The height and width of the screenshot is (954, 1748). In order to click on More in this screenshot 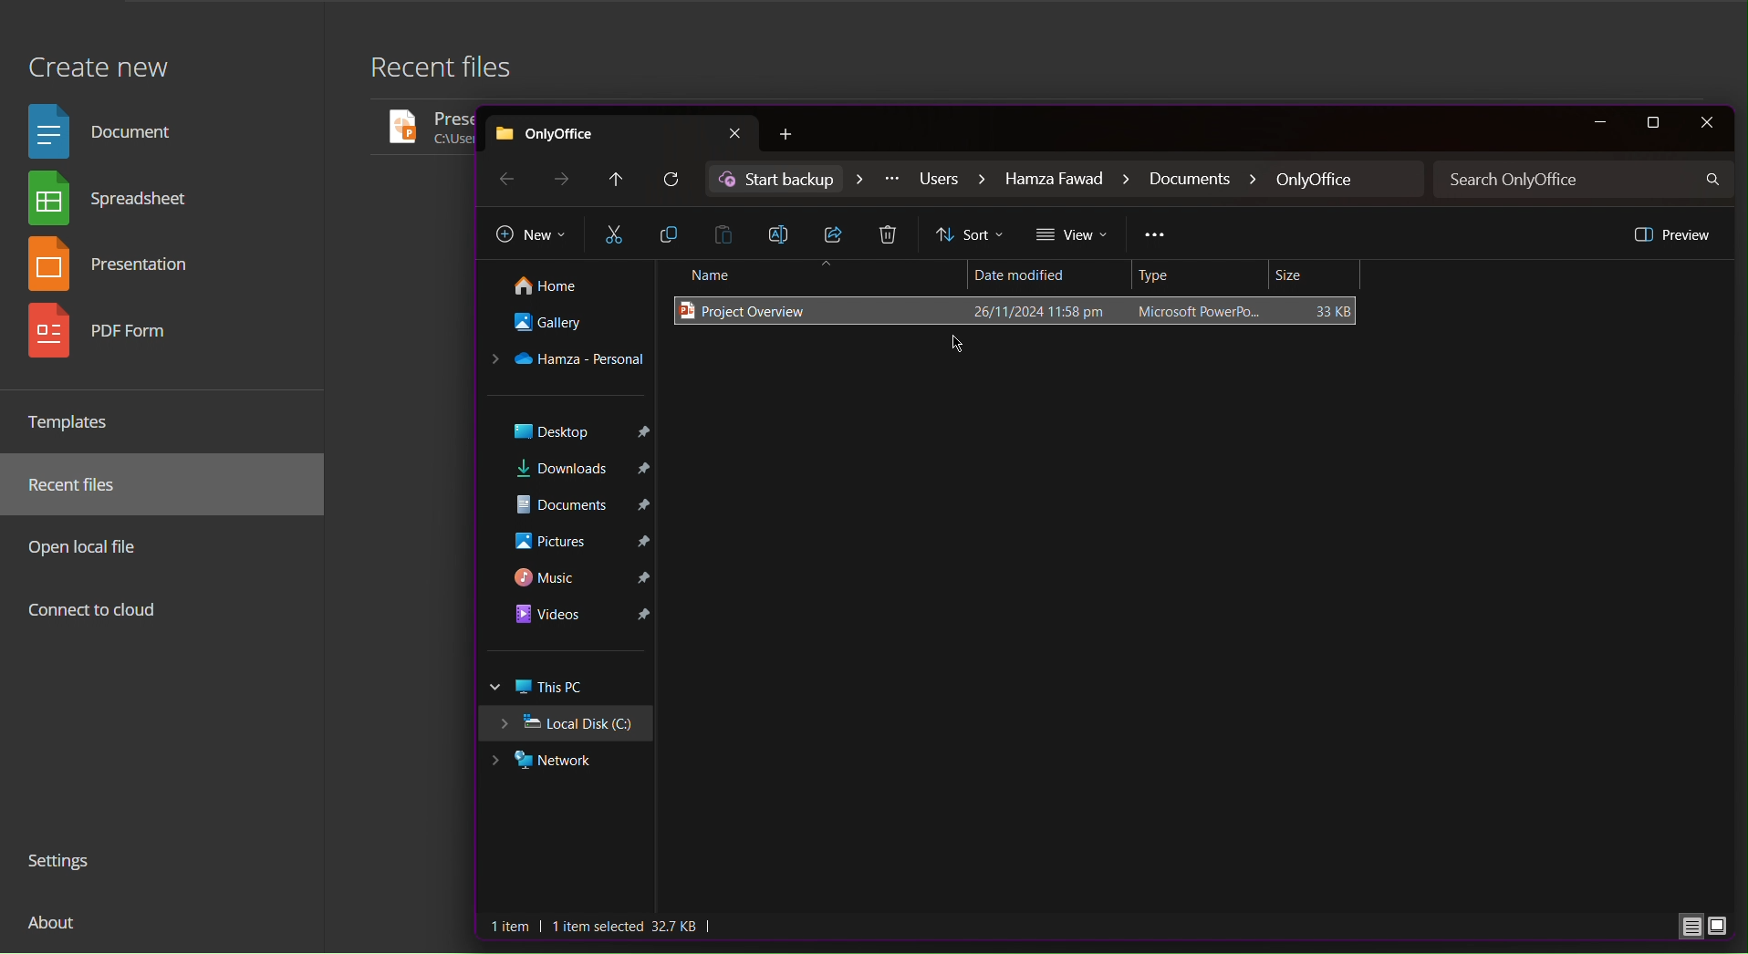, I will do `click(1156, 237)`.